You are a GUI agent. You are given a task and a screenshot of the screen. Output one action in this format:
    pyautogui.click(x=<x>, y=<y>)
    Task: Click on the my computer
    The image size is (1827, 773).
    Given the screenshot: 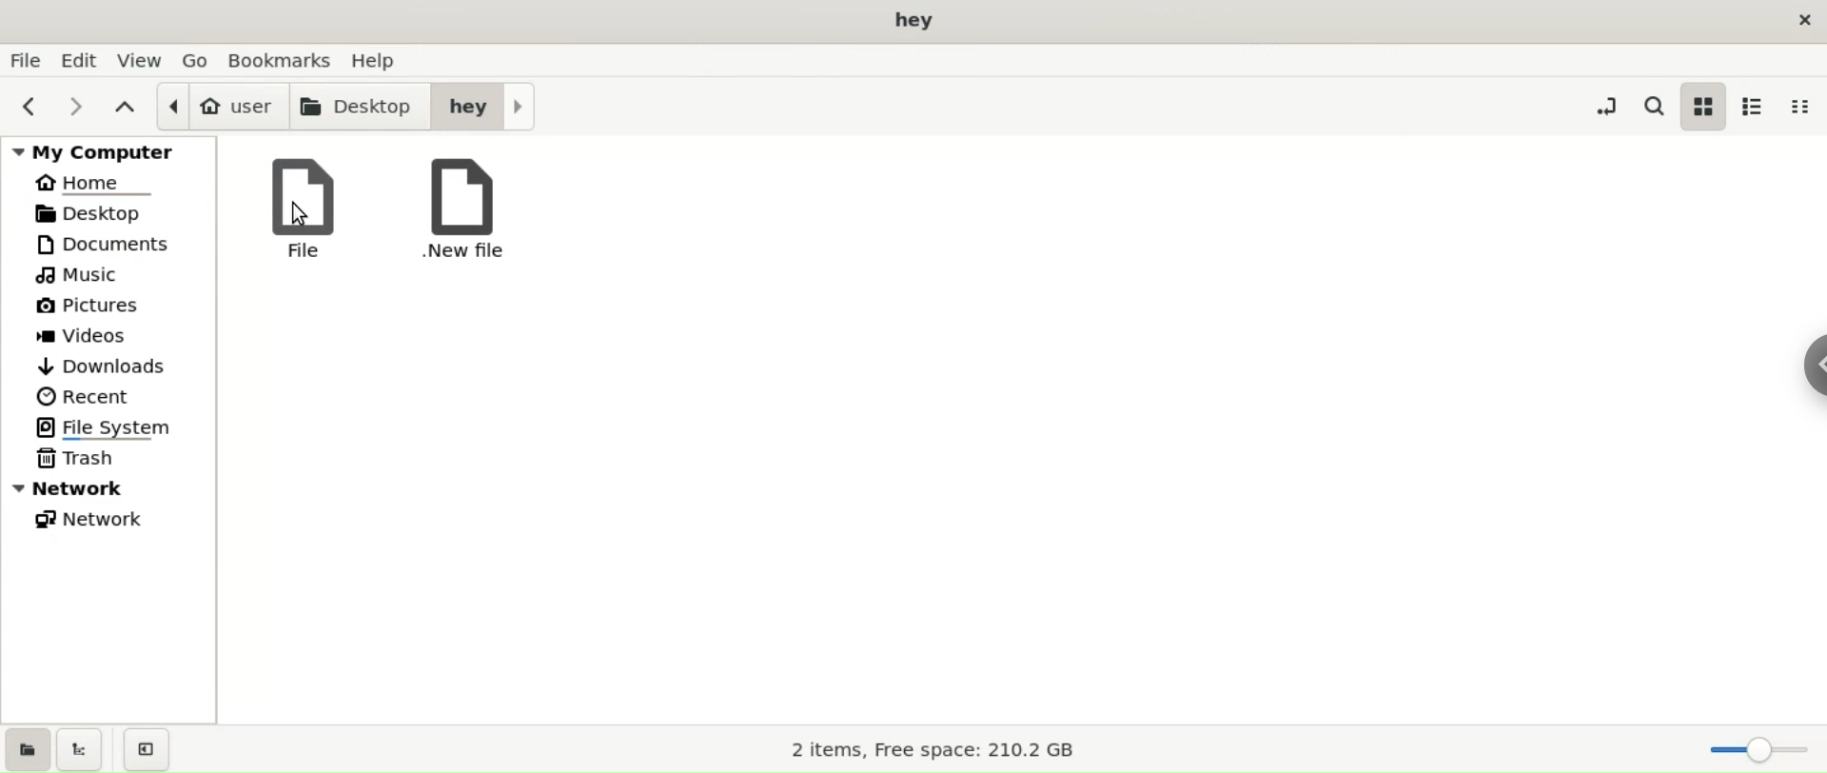 What is the action you would take?
    pyautogui.click(x=108, y=155)
    